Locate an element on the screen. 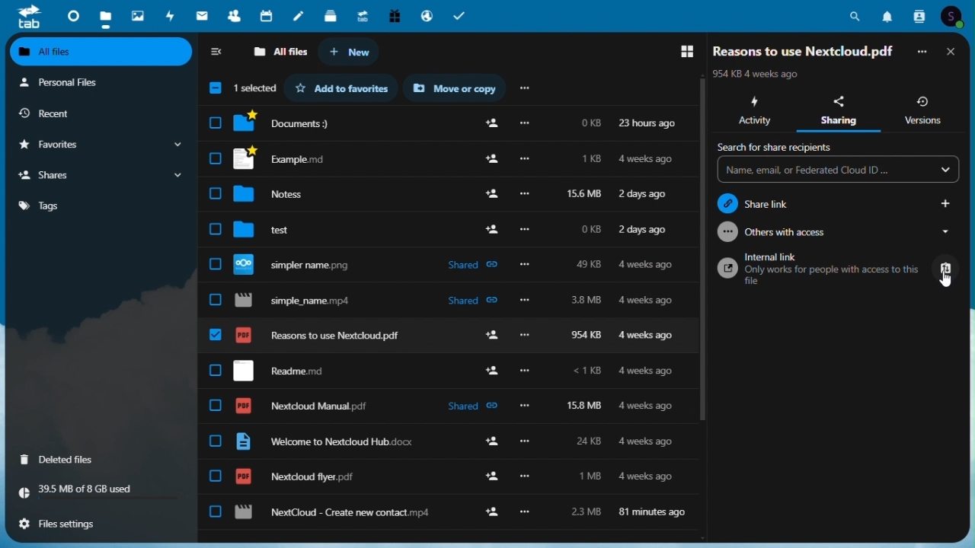  favorites is located at coordinates (340, 88).